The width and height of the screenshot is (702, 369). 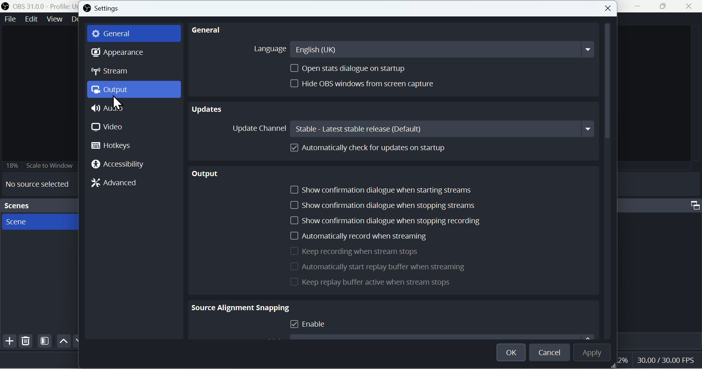 I want to click on , so click(x=609, y=8).